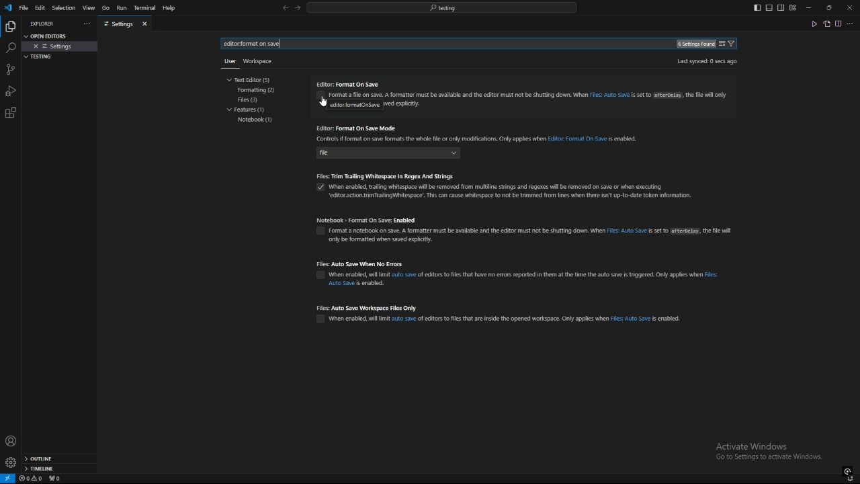  What do you see at coordinates (774, 452) in the screenshot?
I see `Activate windows go to settings to activate windows` at bounding box center [774, 452].